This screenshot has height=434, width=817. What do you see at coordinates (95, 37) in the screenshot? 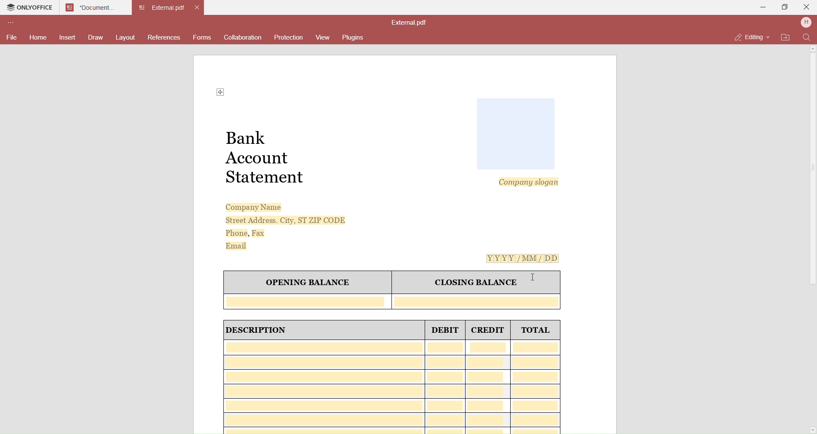
I see `Draw` at bounding box center [95, 37].